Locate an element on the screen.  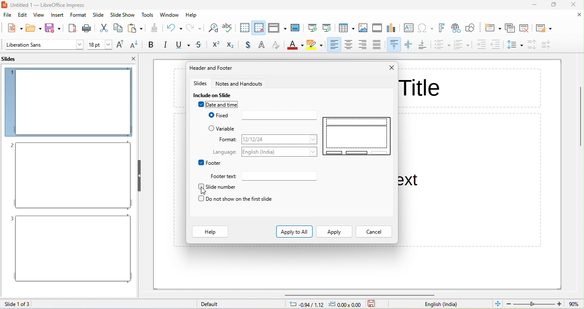
text is located at coordinates (224, 176).